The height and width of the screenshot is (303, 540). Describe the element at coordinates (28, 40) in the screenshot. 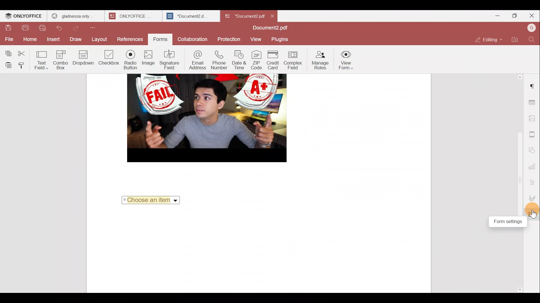

I see `Home` at that location.